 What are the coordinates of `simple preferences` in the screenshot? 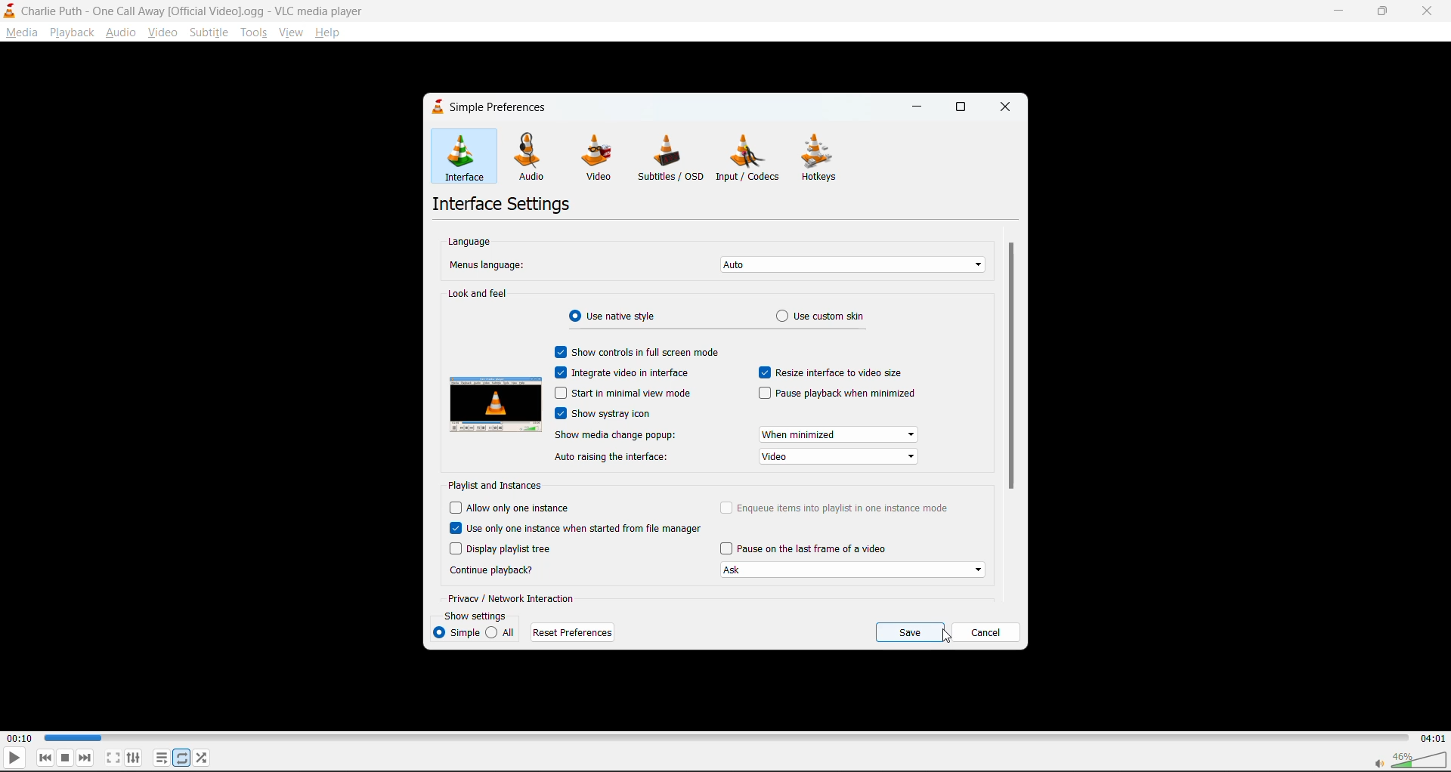 It's located at (491, 110).